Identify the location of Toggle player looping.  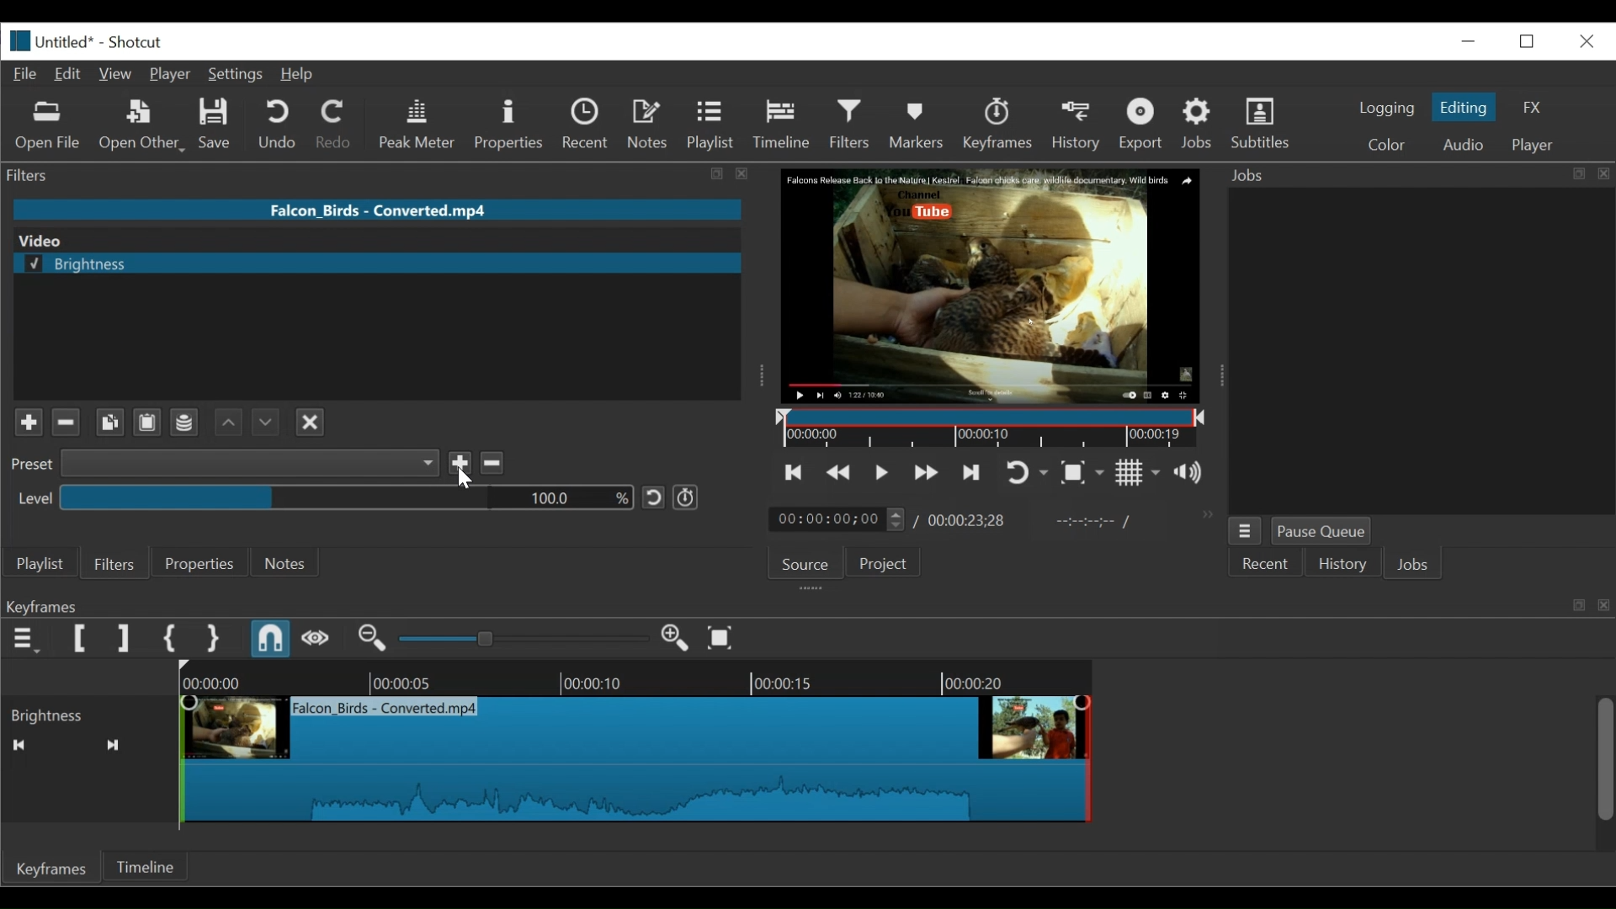
(1024, 474).